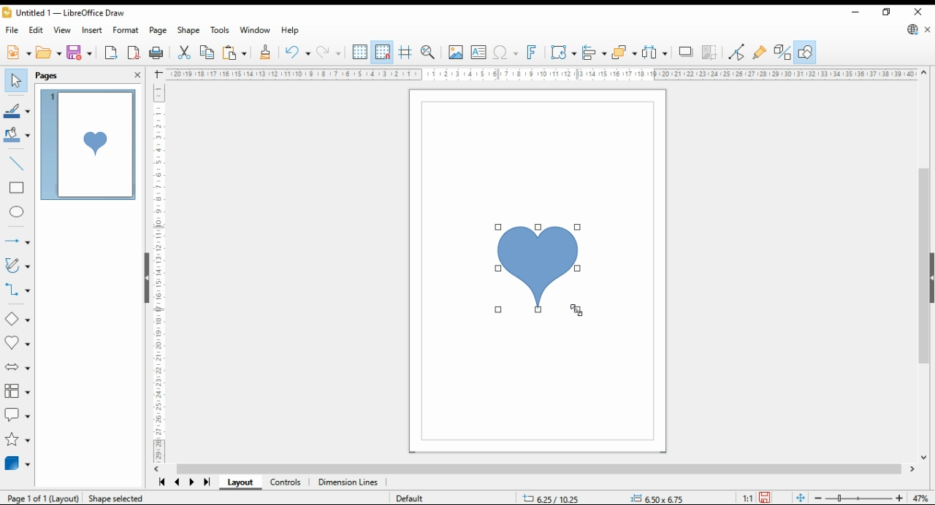 Image resolution: width=935 pixels, height=505 pixels. Describe the element at coordinates (193, 484) in the screenshot. I see `next page` at that location.